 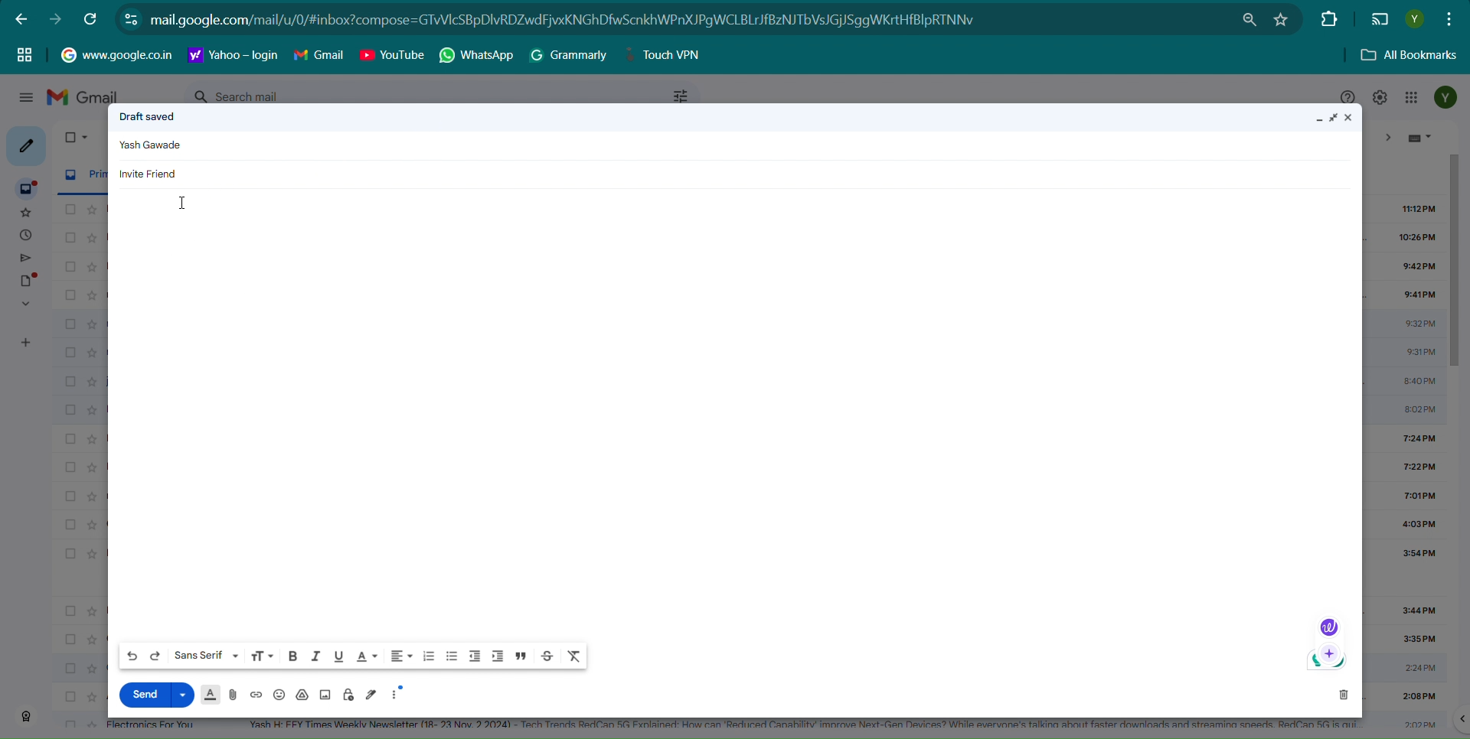 What do you see at coordinates (21, 18) in the screenshot?
I see `back` at bounding box center [21, 18].